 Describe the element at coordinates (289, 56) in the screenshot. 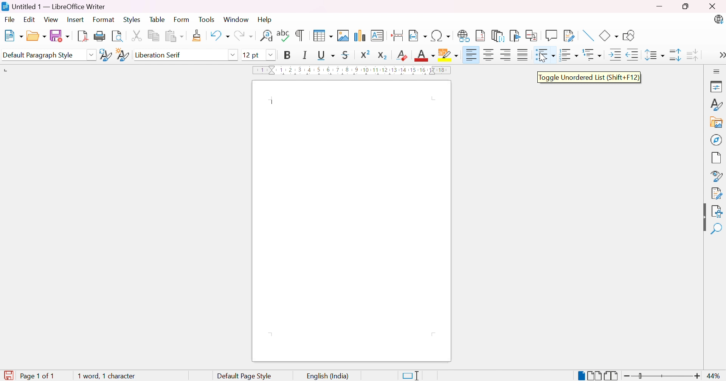

I see `Bold` at that location.